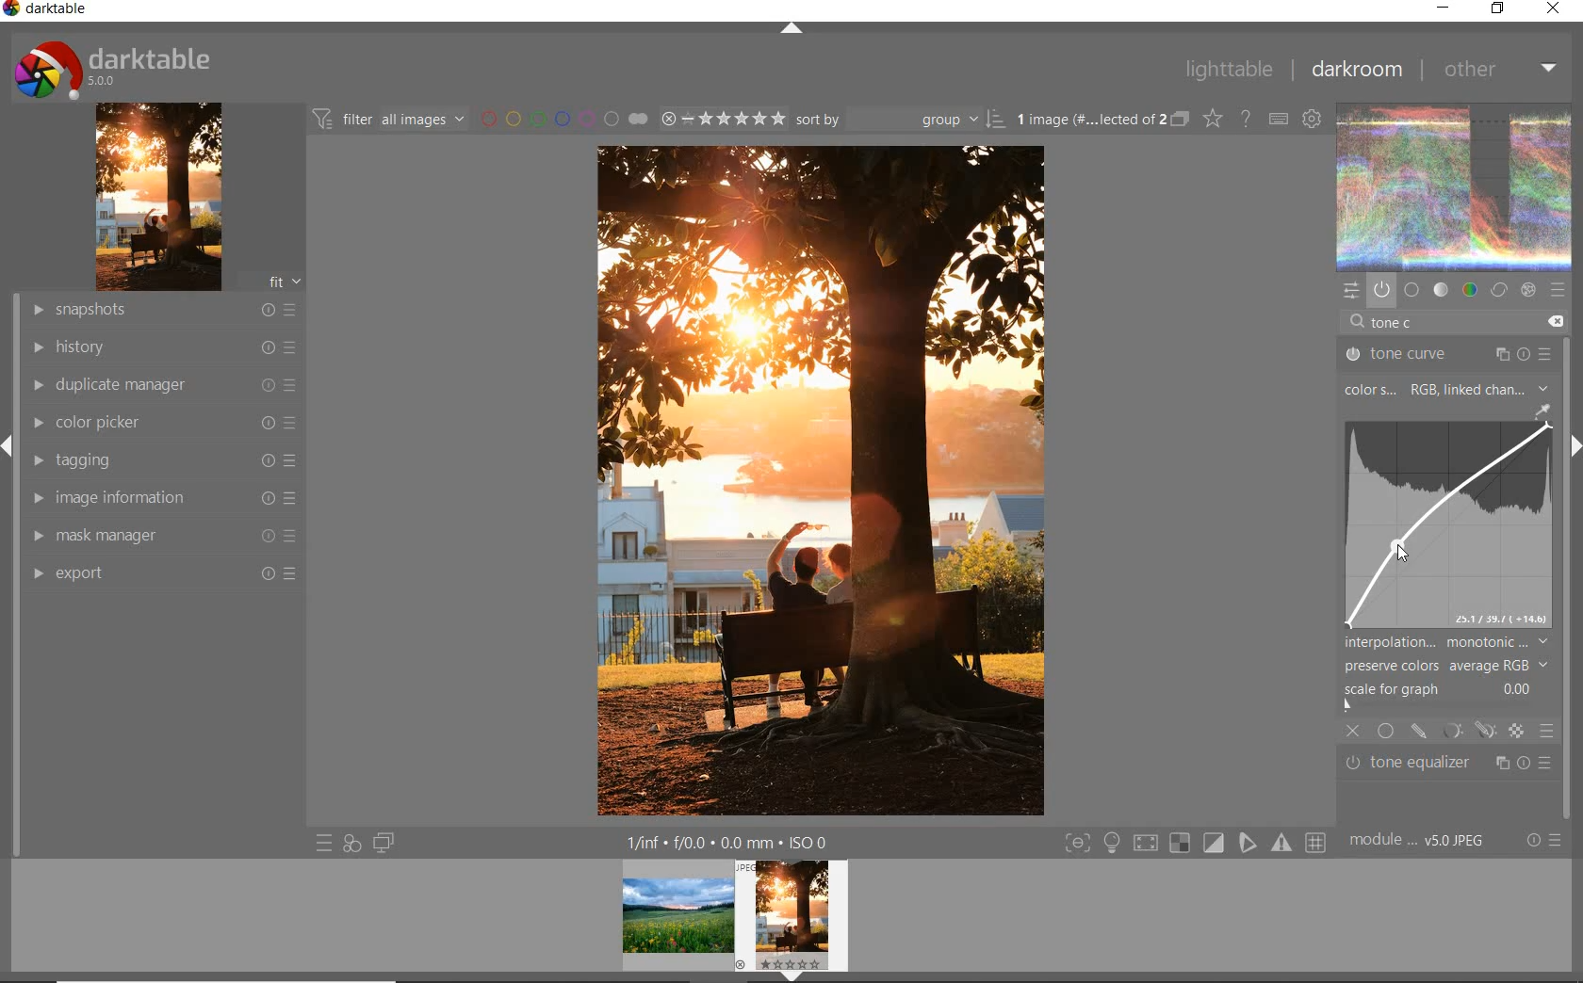  Describe the element at coordinates (157, 309) in the screenshot. I see `snapshots` at that location.